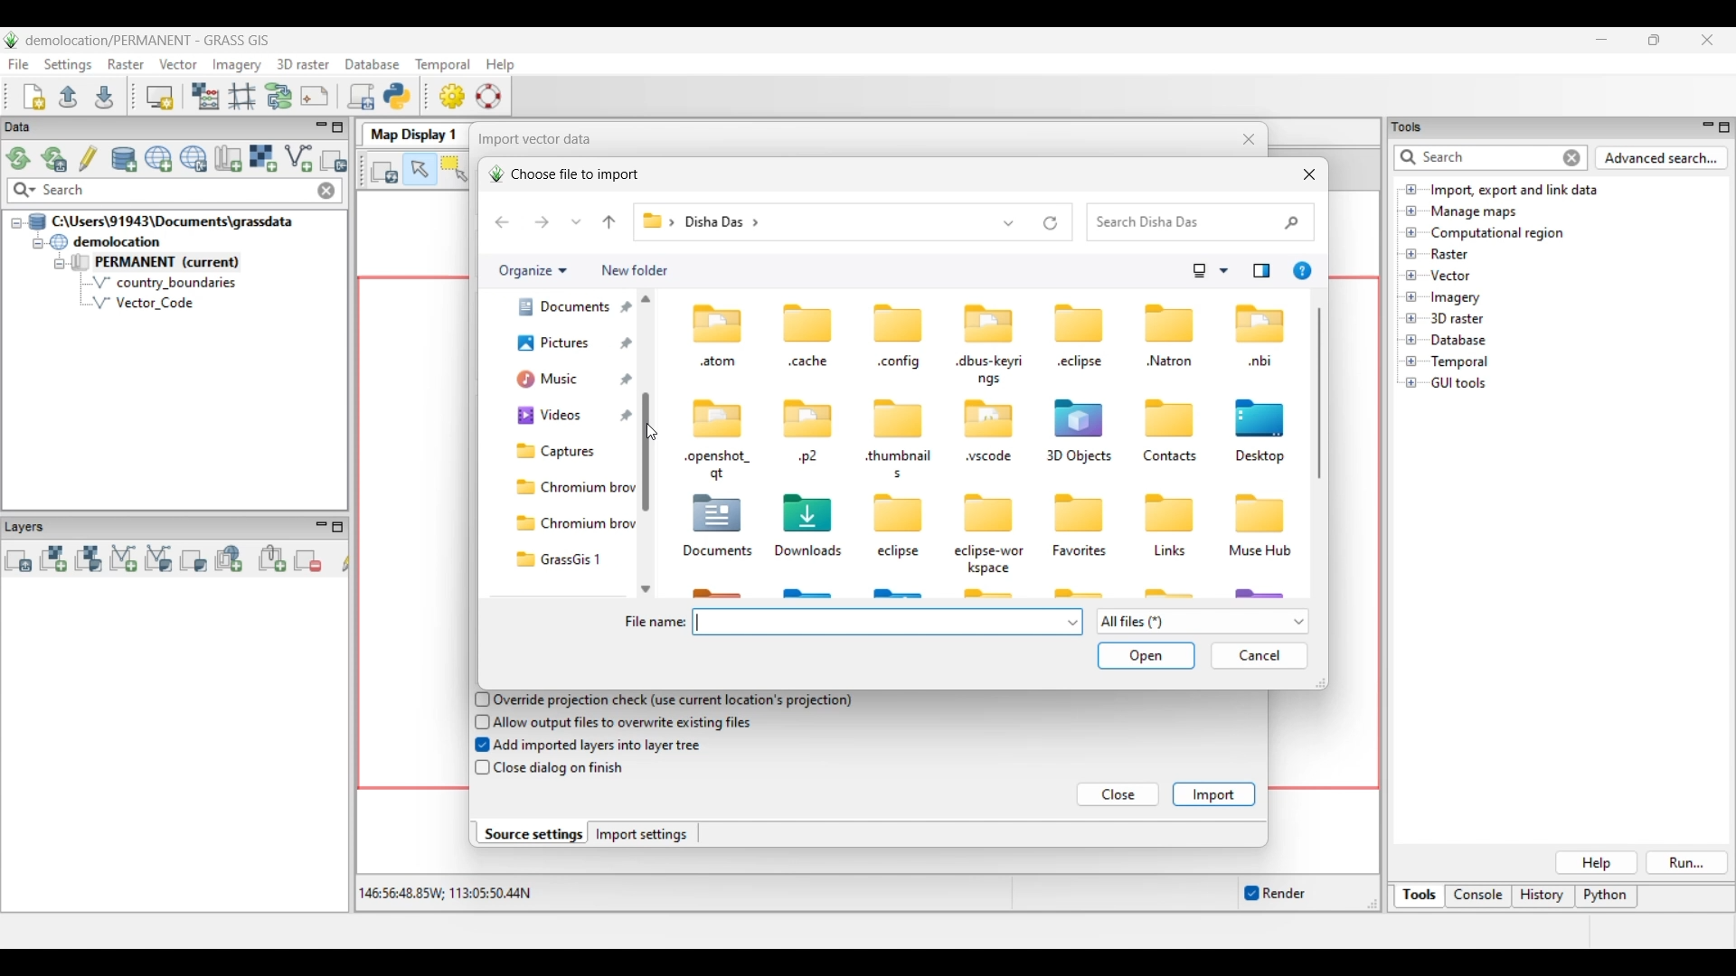 This screenshot has width=1736, height=976. I want to click on Add existing or create new database, so click(125, 160).